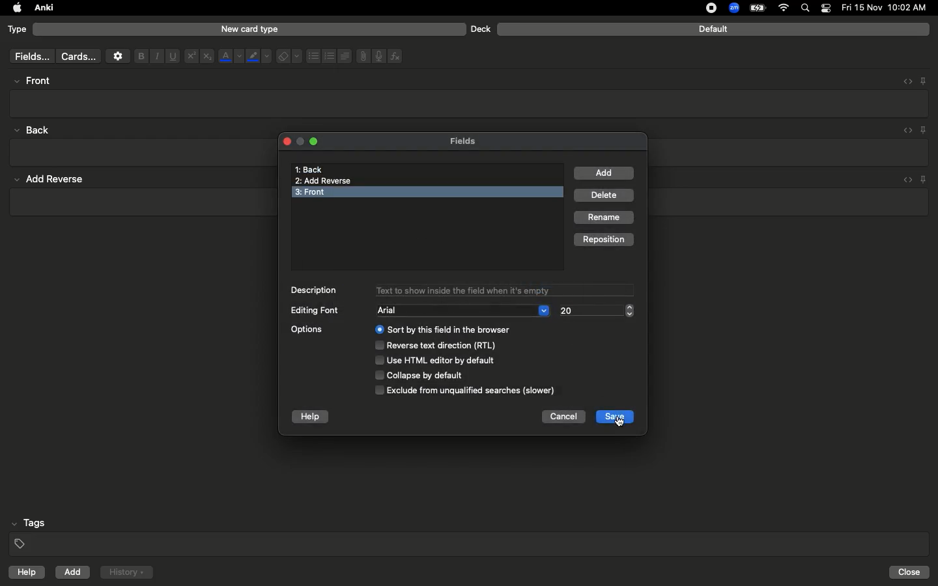 This screenshot has width=938, height=586. What do you see at coordinates (614, 417) in the screenshot?
I see `Click on save` at bounding box center [614, 417].